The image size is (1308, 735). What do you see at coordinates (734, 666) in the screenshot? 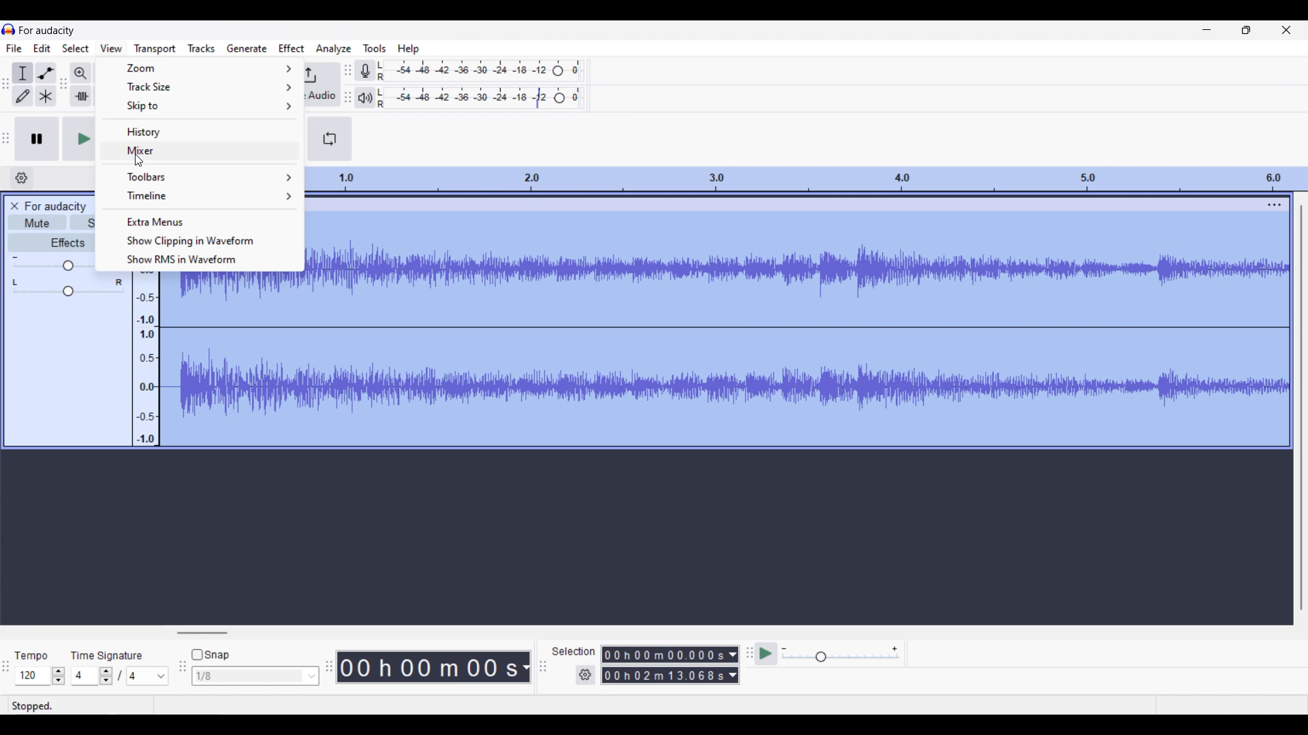
I see `Duration measurement options` at bounding box center [734, 666].